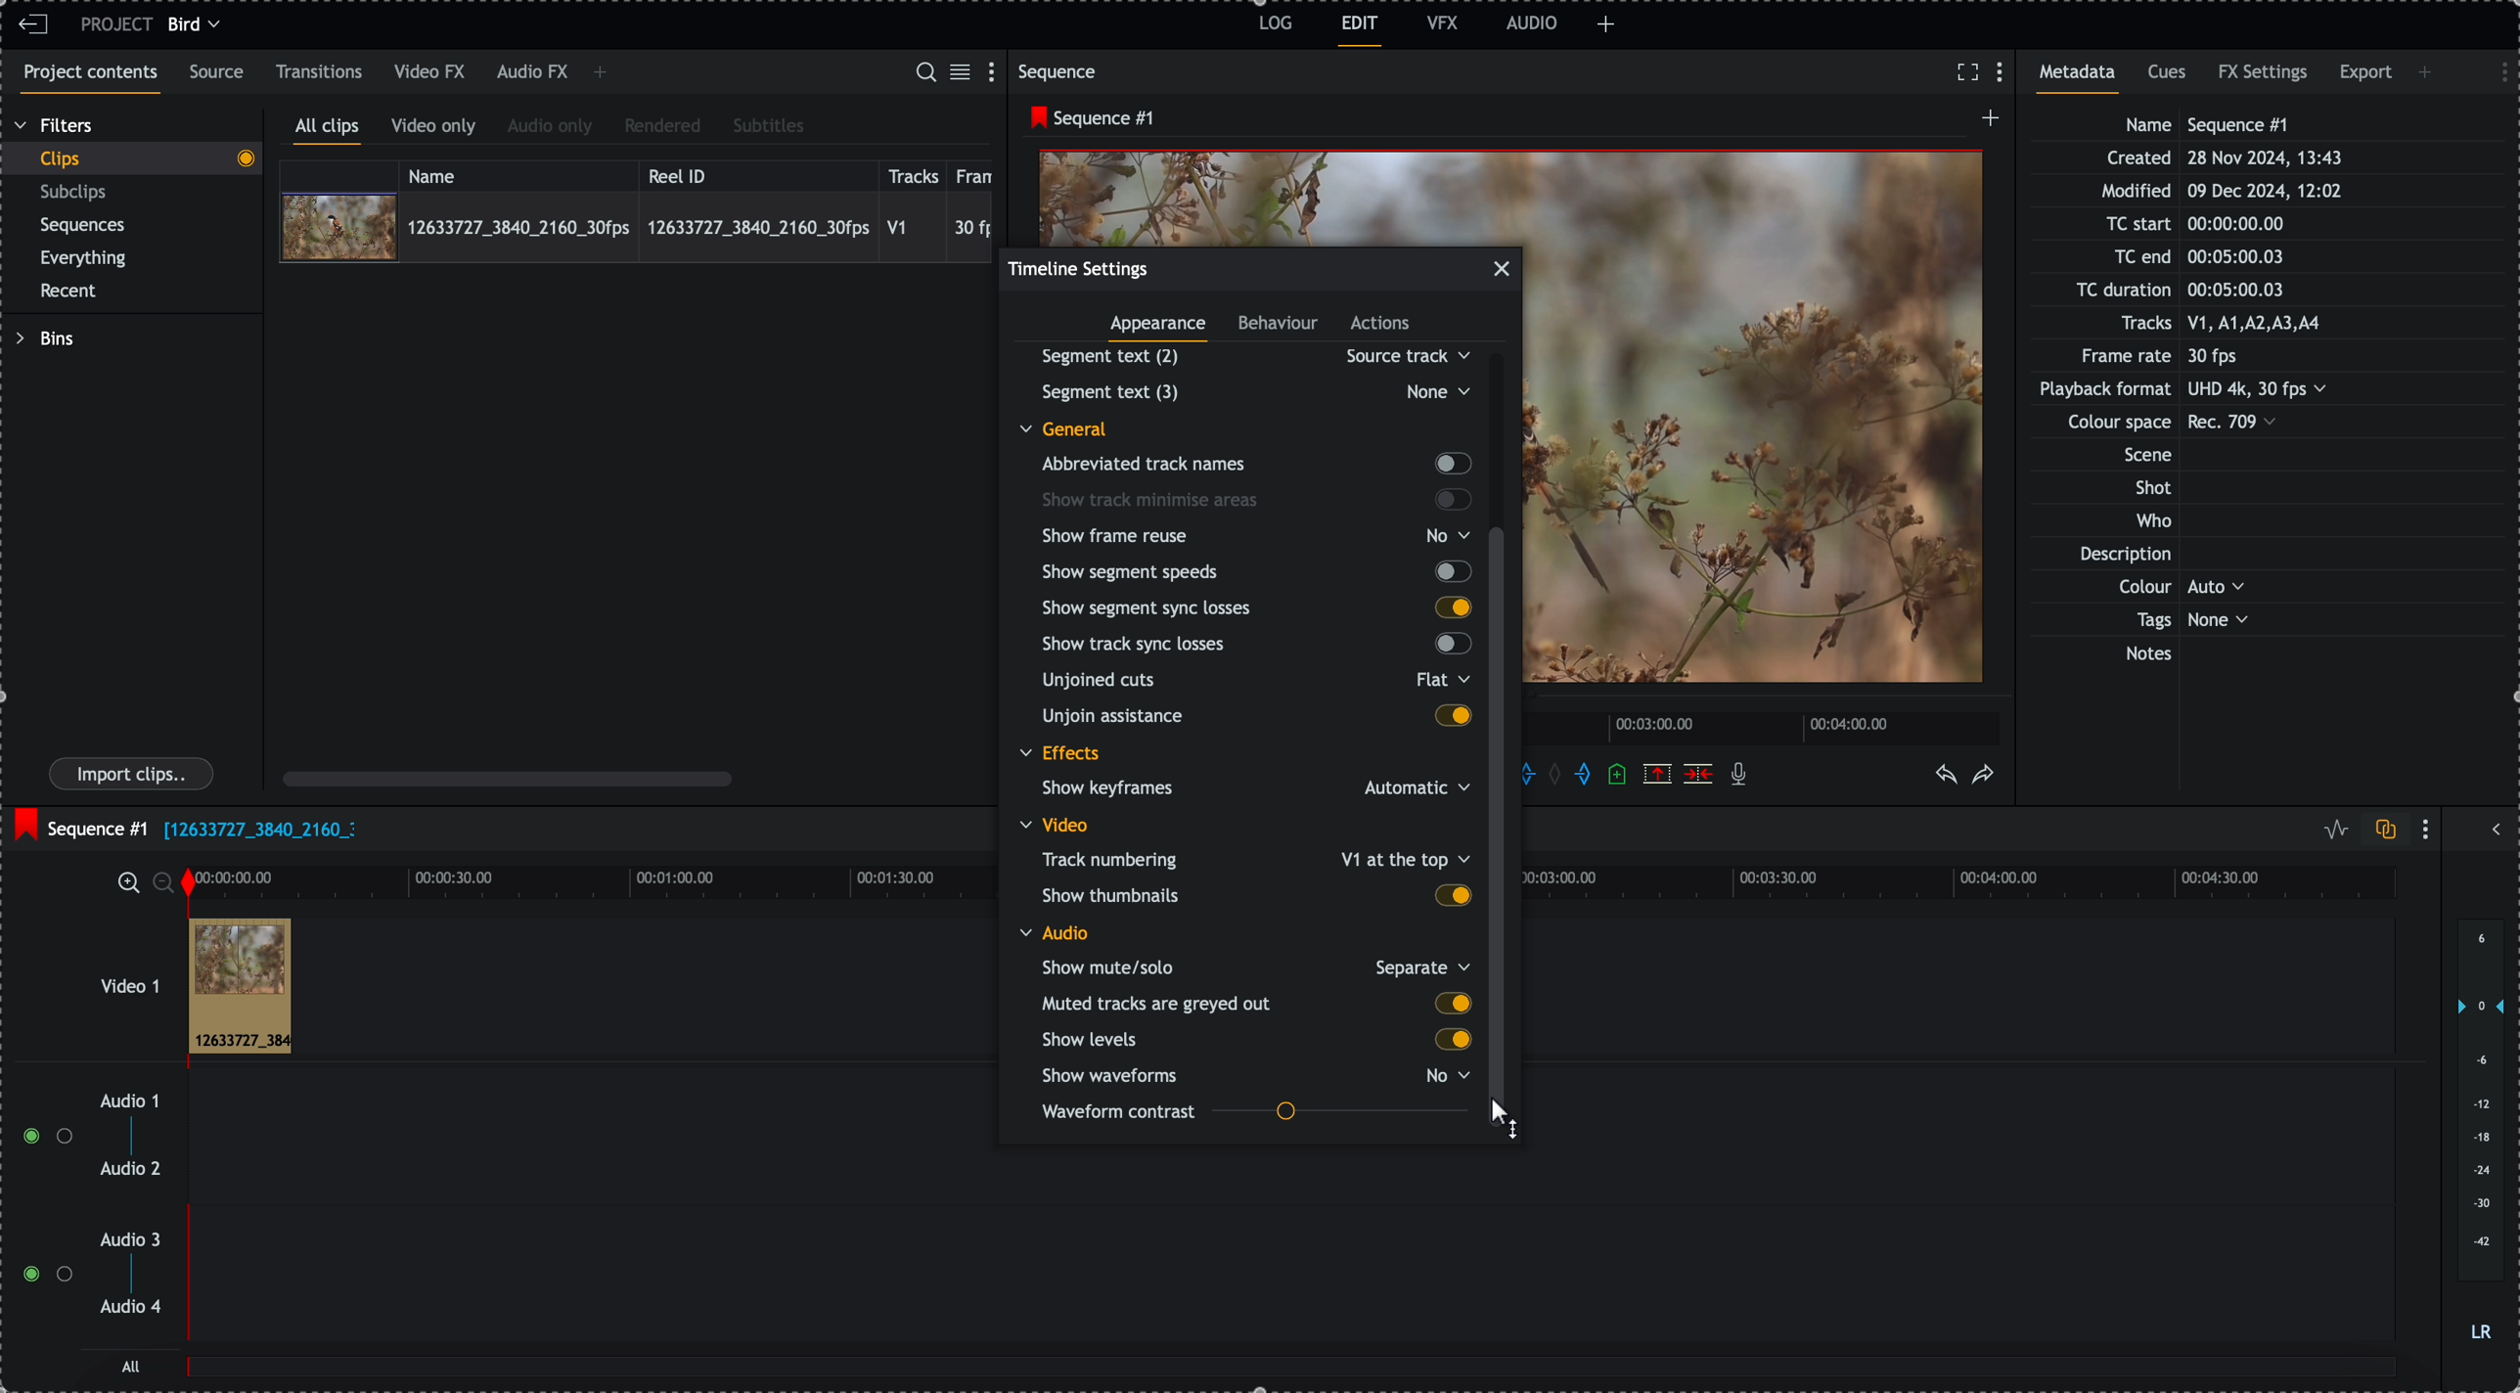 The image size is (2520, 1393). What do you see at coordinates (1247, 790) in the screenshot?
I see `show keyframes` at bounding box center [1247, 790].